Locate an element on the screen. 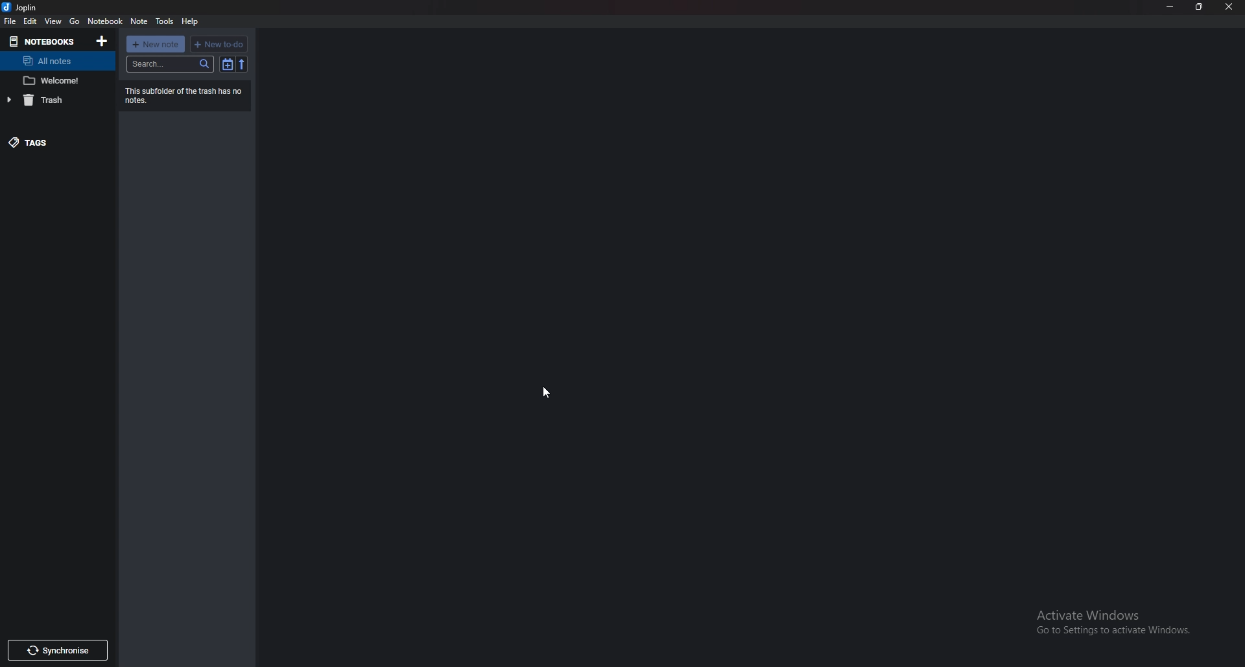 The height and width of the screenshot is (667, 1245). Minimize is located at coordinates (1171, 6).